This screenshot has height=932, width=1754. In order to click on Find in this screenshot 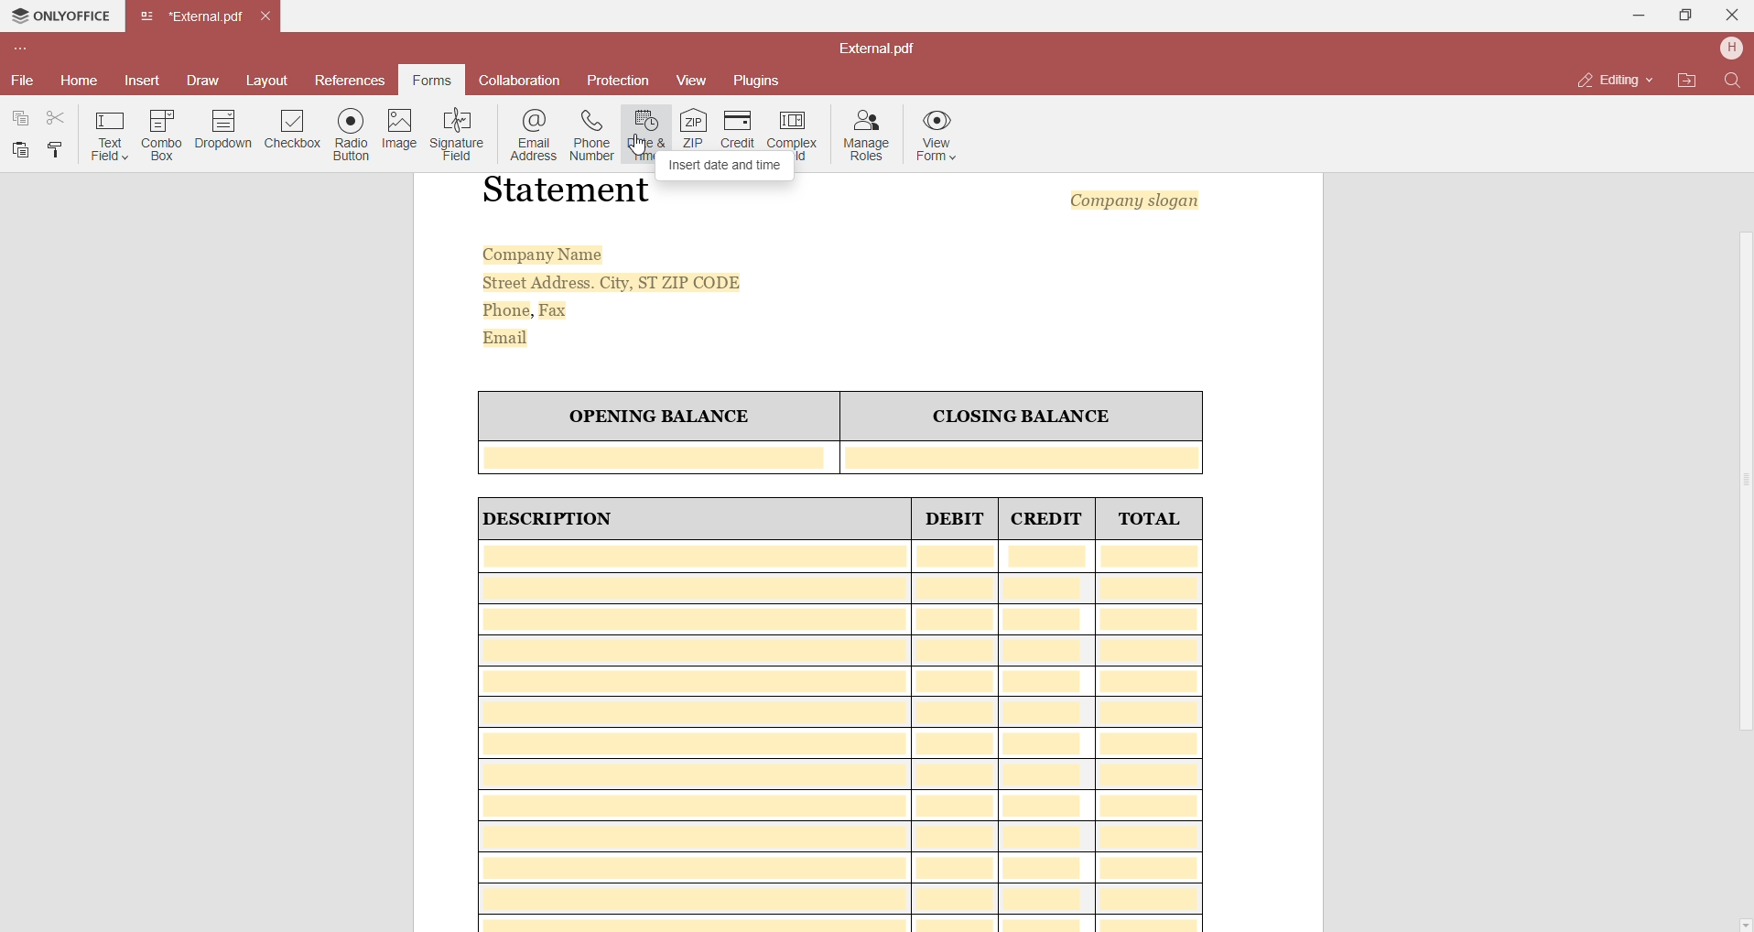, I will do `click(1734, 81)`.